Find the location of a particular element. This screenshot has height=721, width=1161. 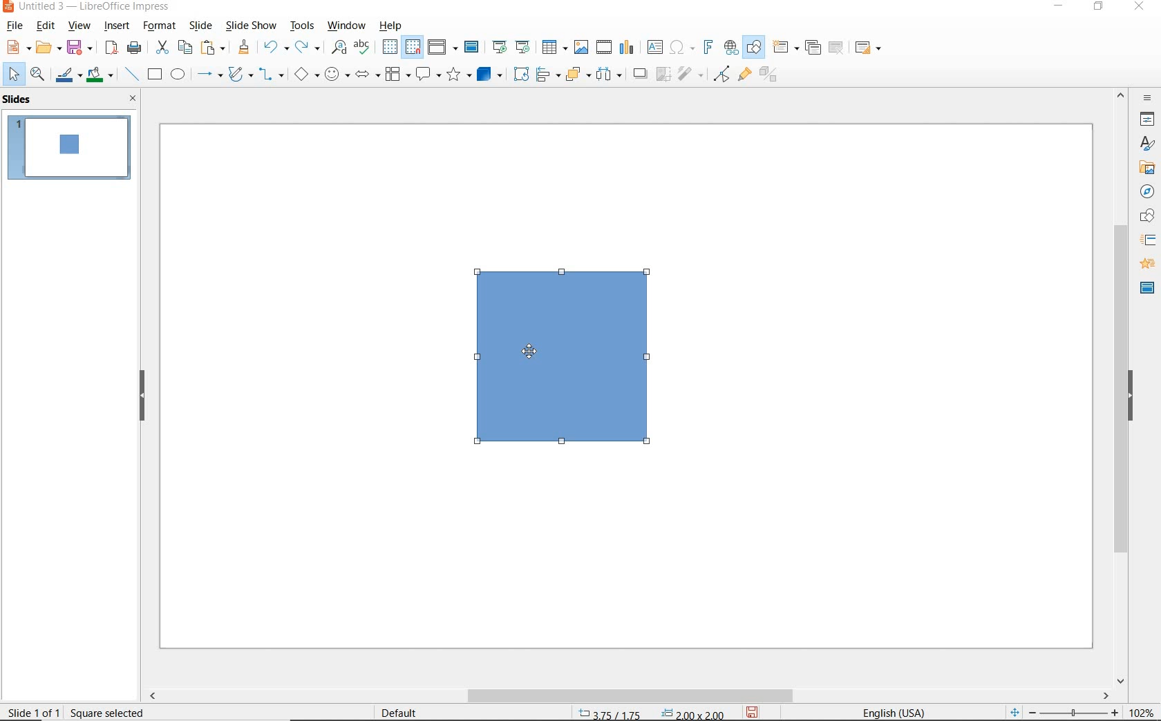

snap to grid is located at coordinates (415, 47).